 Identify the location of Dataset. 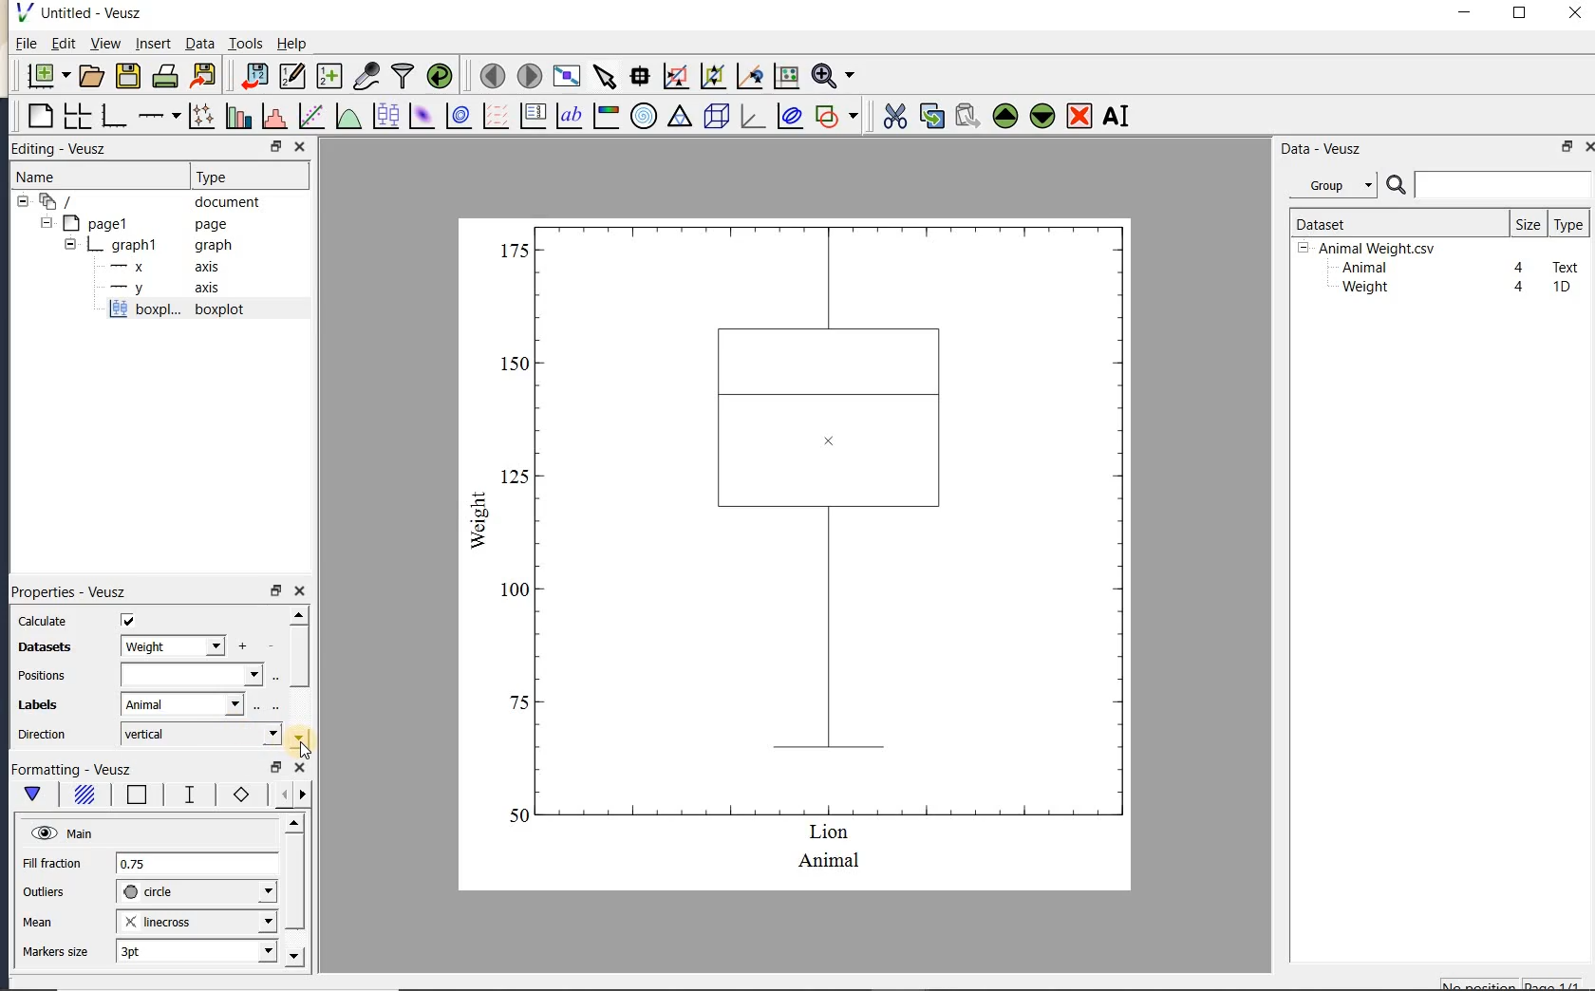
(1391, 223).